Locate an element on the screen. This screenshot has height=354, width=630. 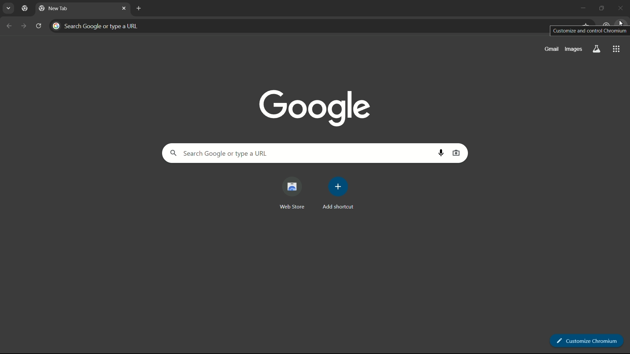
minimize is located at coordinates (583, 8).